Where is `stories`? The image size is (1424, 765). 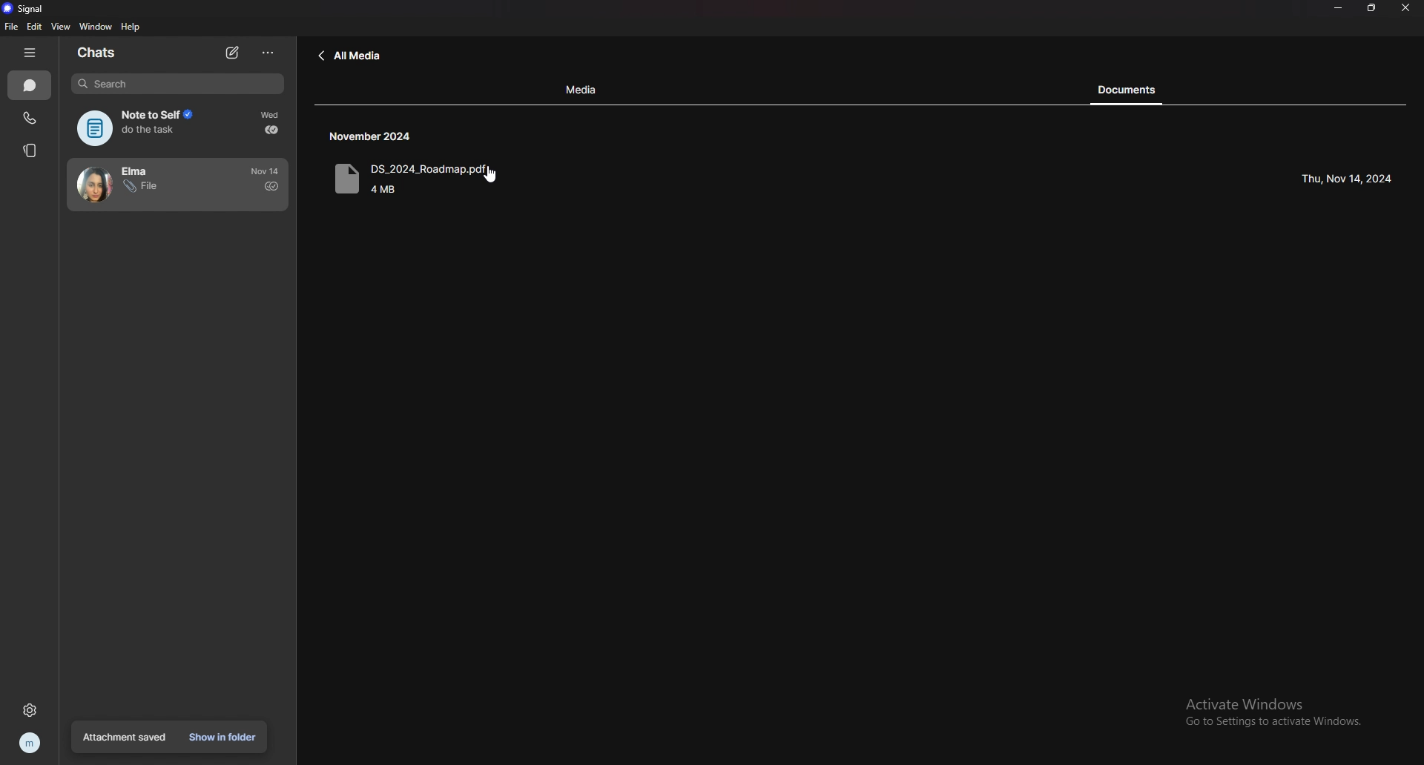 stories is located at coordinates (31, 150).